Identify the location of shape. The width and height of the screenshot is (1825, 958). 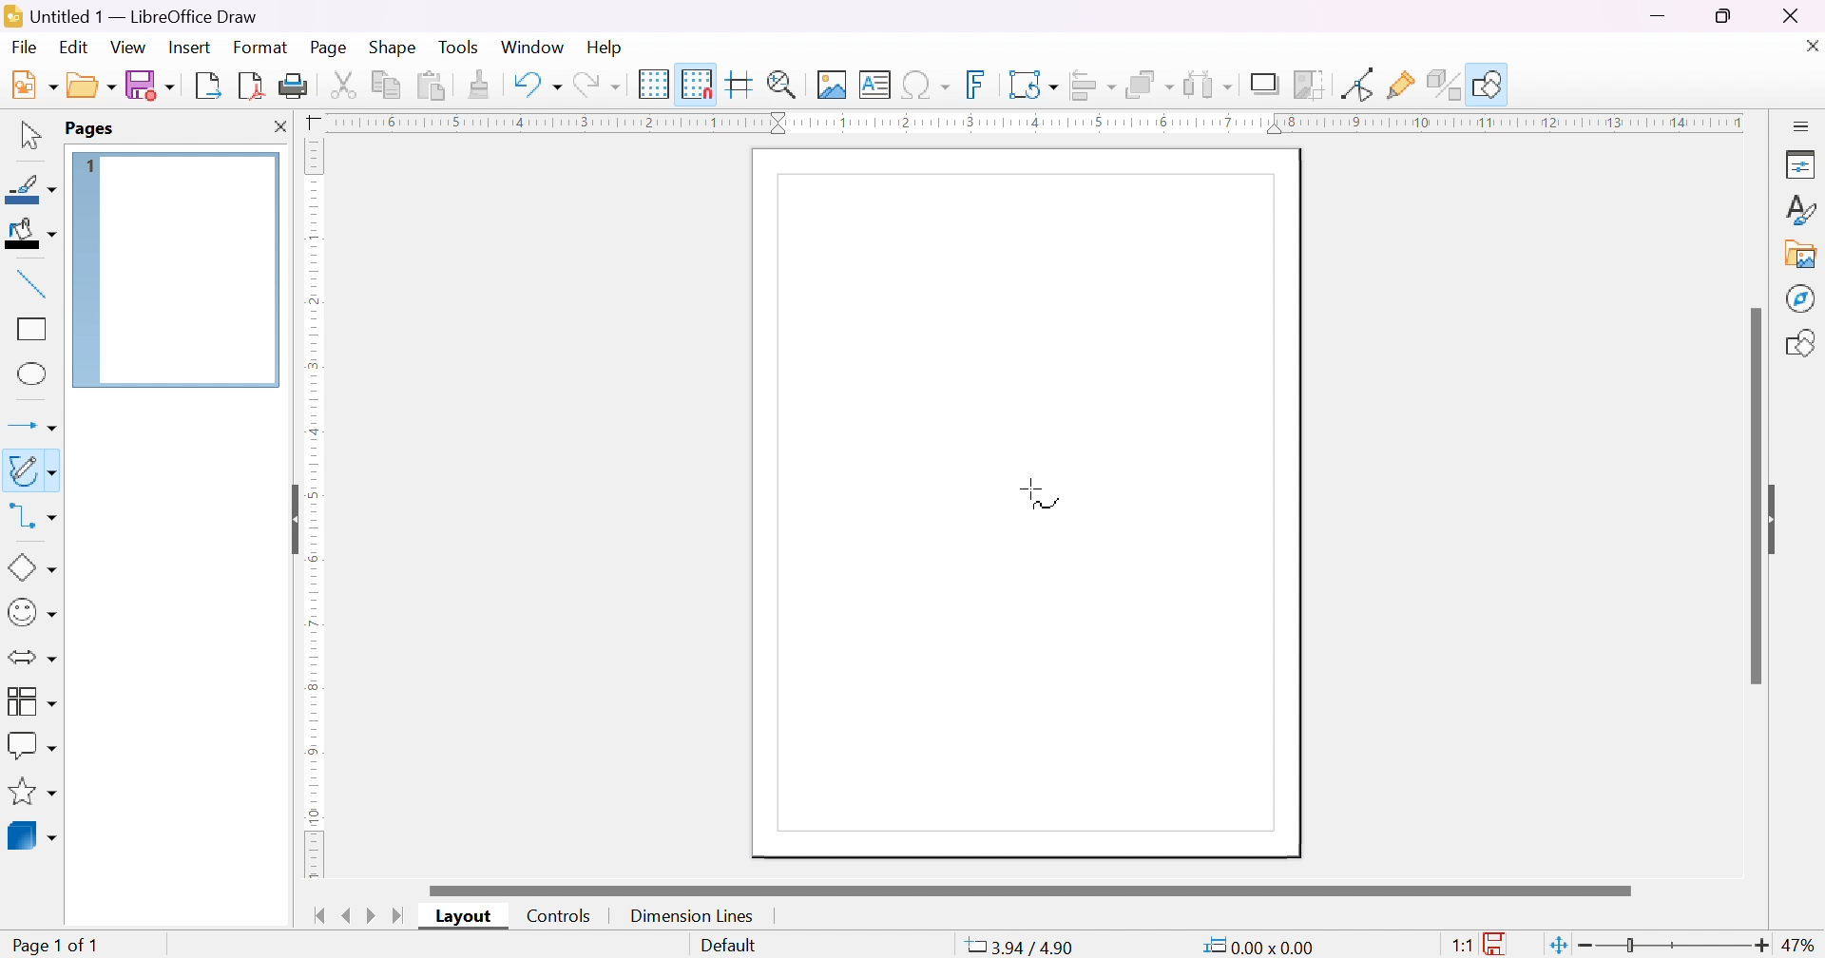
(393, 45).